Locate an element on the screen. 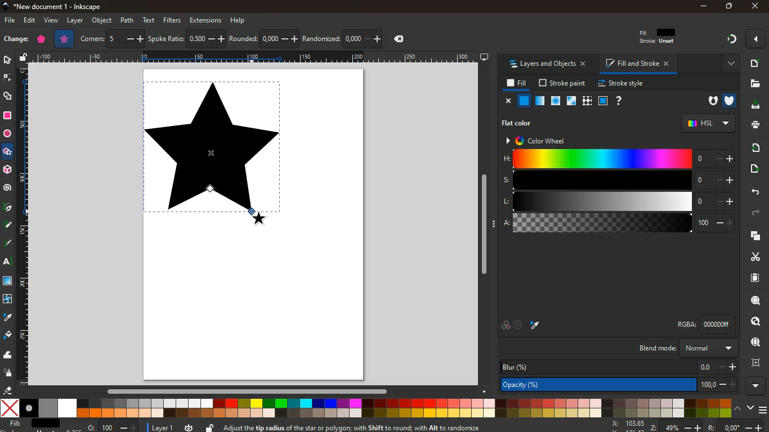  square is located at coordinates (7, 282).